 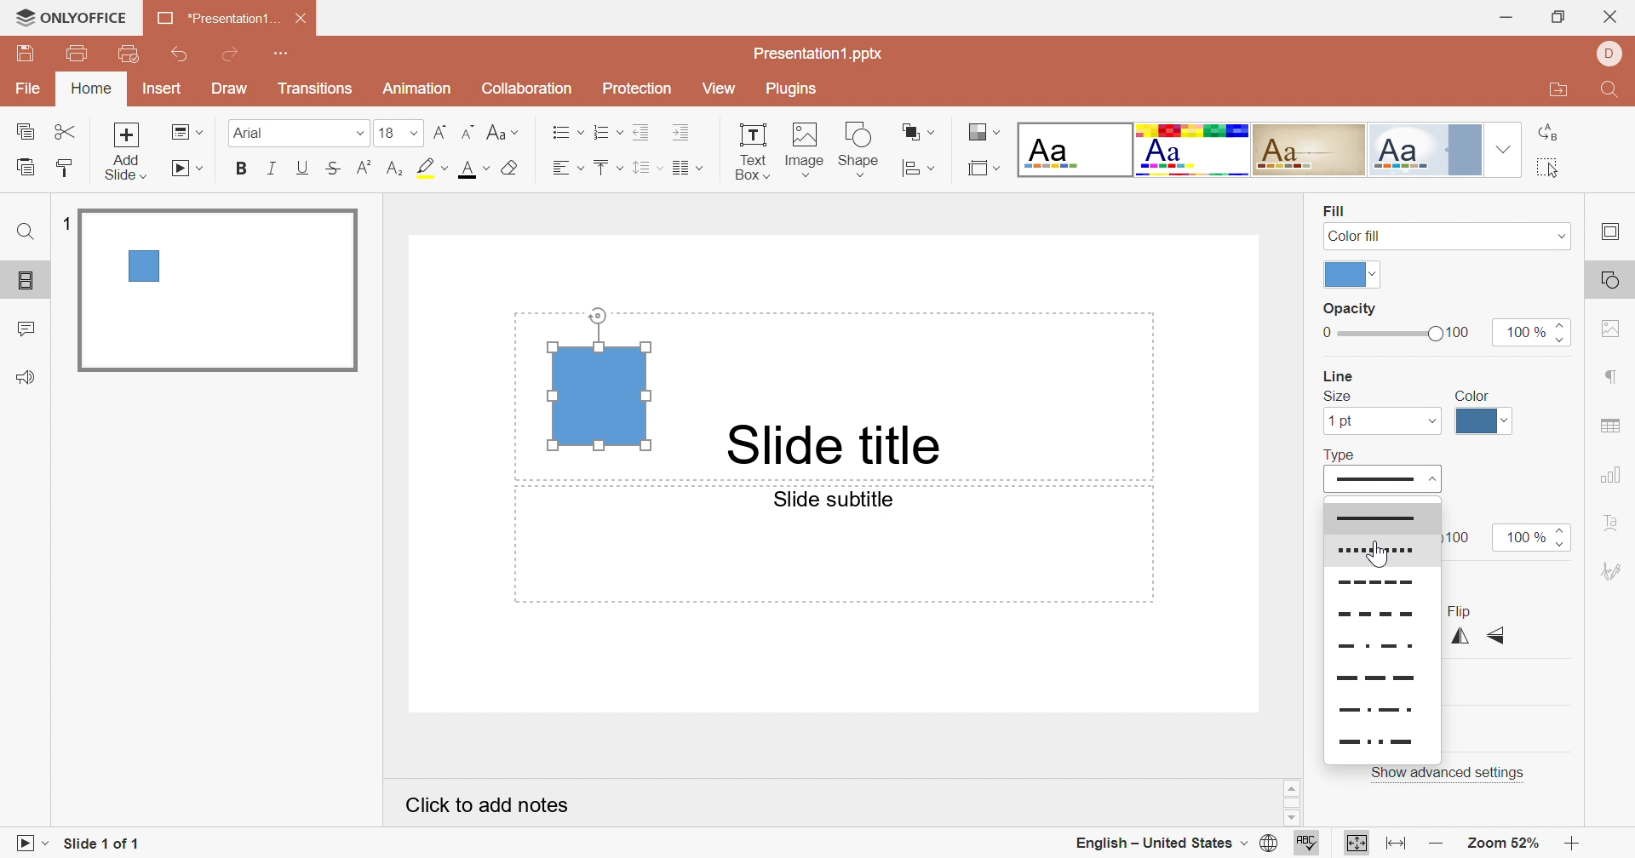 I want to click on Undo, so click(x=180, y=55).